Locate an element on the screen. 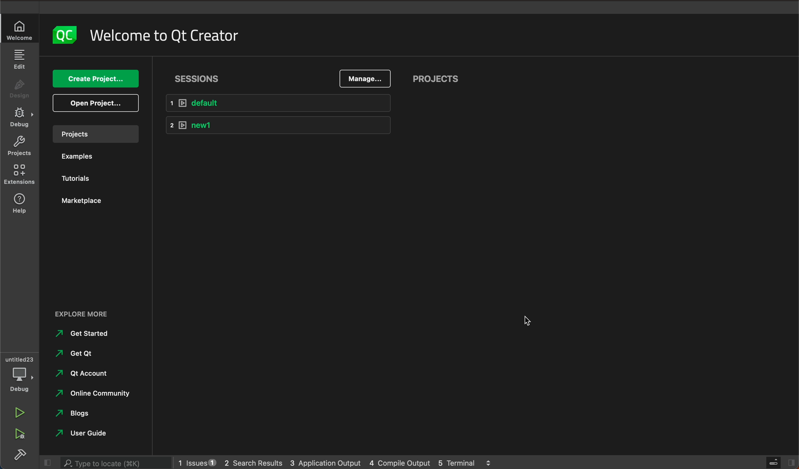 This screenshot has height=469, width=799. logo is located at coordinates (63, 34).